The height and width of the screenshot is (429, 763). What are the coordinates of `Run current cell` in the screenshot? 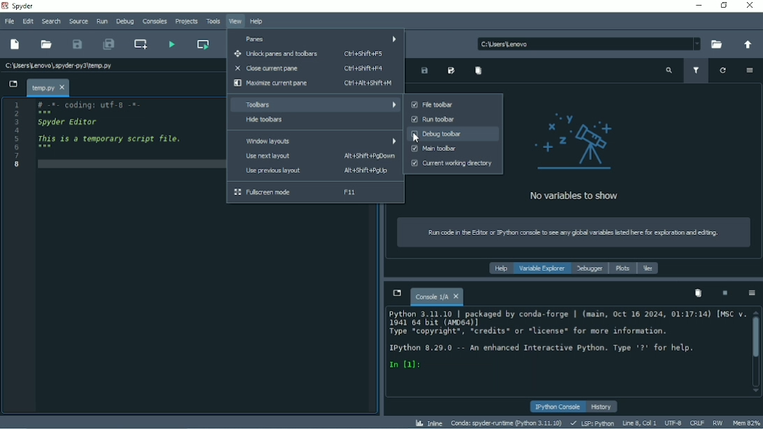 It's located at (204, 44).